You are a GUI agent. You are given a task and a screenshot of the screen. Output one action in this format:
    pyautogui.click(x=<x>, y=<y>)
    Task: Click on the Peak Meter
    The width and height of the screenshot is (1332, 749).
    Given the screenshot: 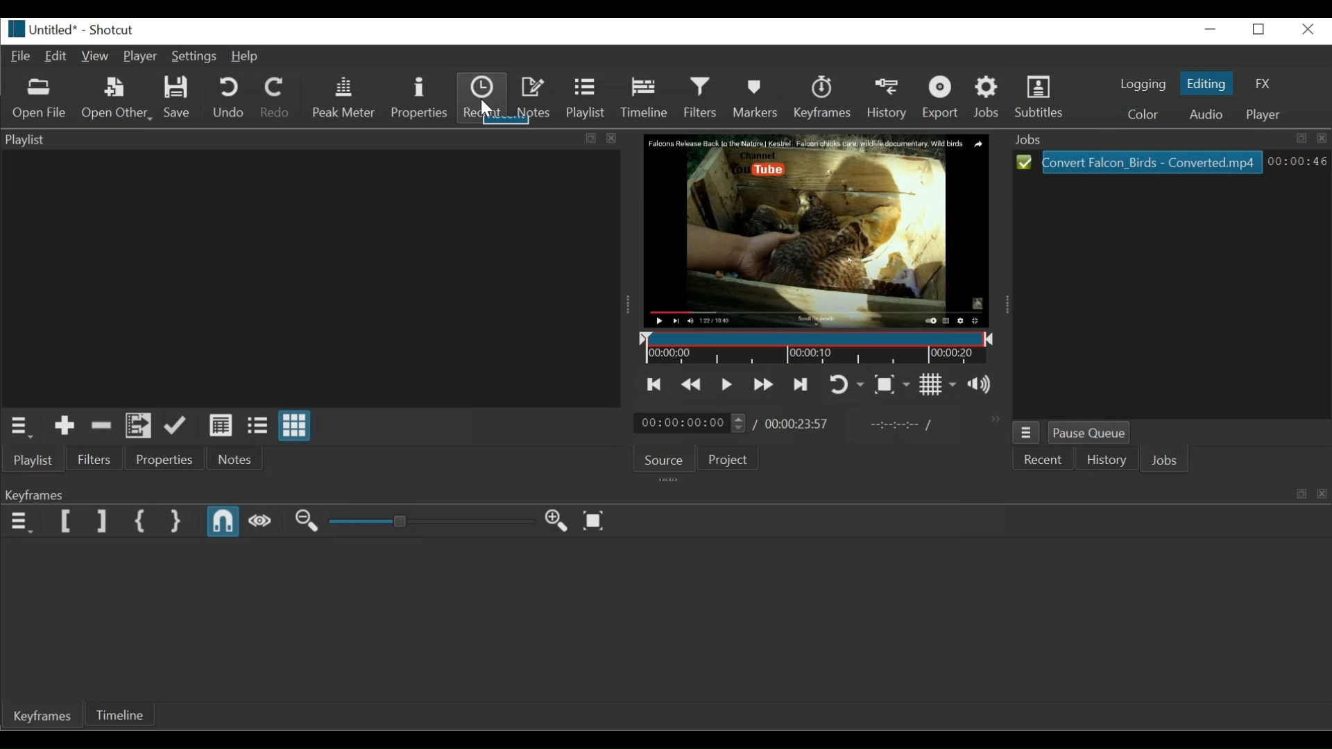 What is the action you would take?
    pyautogui.click(x=343, y=98)
    